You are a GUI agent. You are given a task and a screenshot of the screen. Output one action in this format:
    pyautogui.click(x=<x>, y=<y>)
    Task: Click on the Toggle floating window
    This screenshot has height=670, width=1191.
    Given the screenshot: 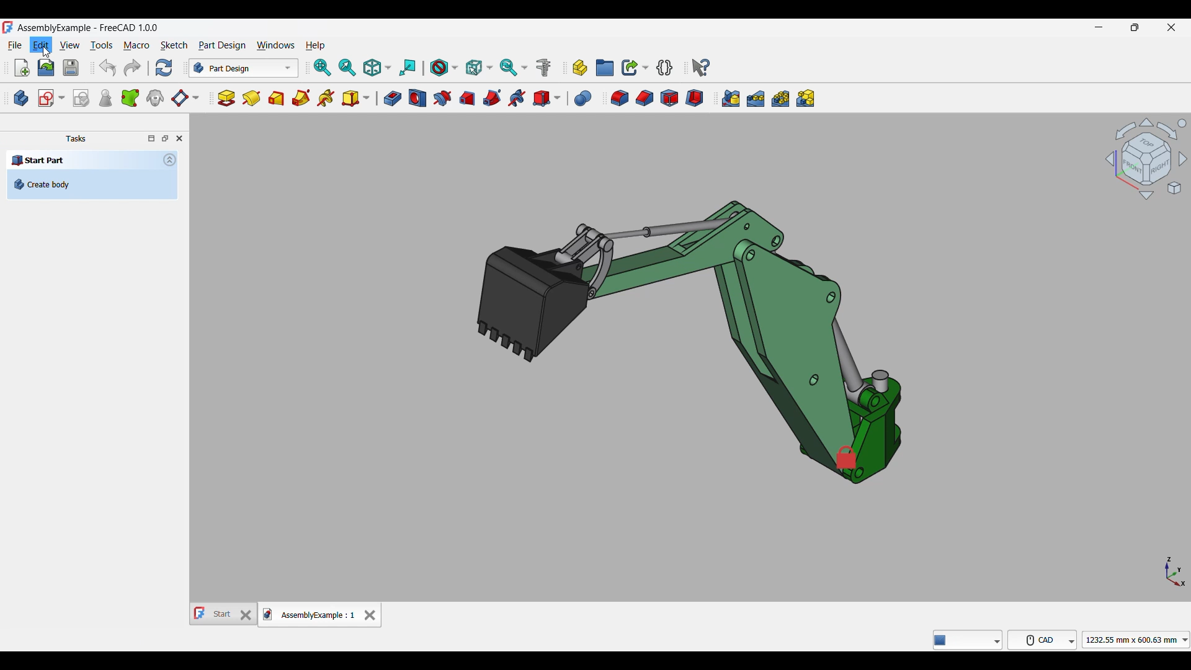 What is the action you would take?
    pyautogui.click(x=165, y=138)
    